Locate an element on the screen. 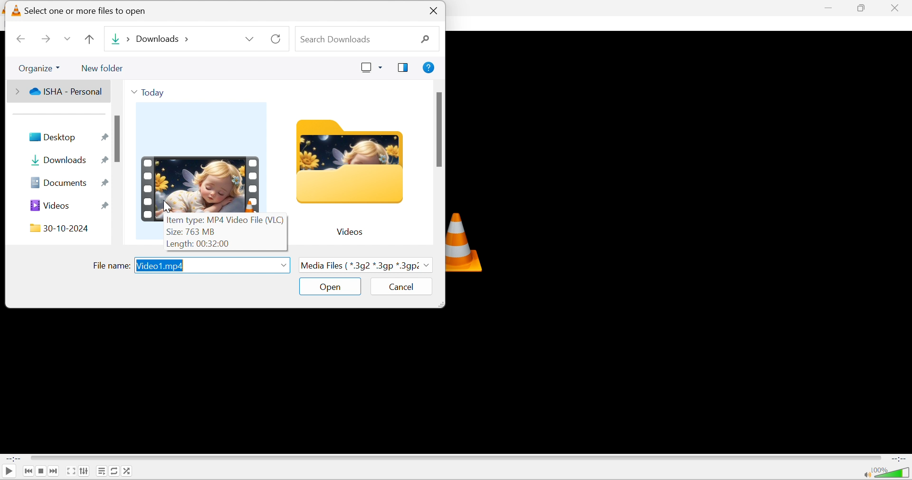  Show the preview pane is located at coordinates (401, 68).